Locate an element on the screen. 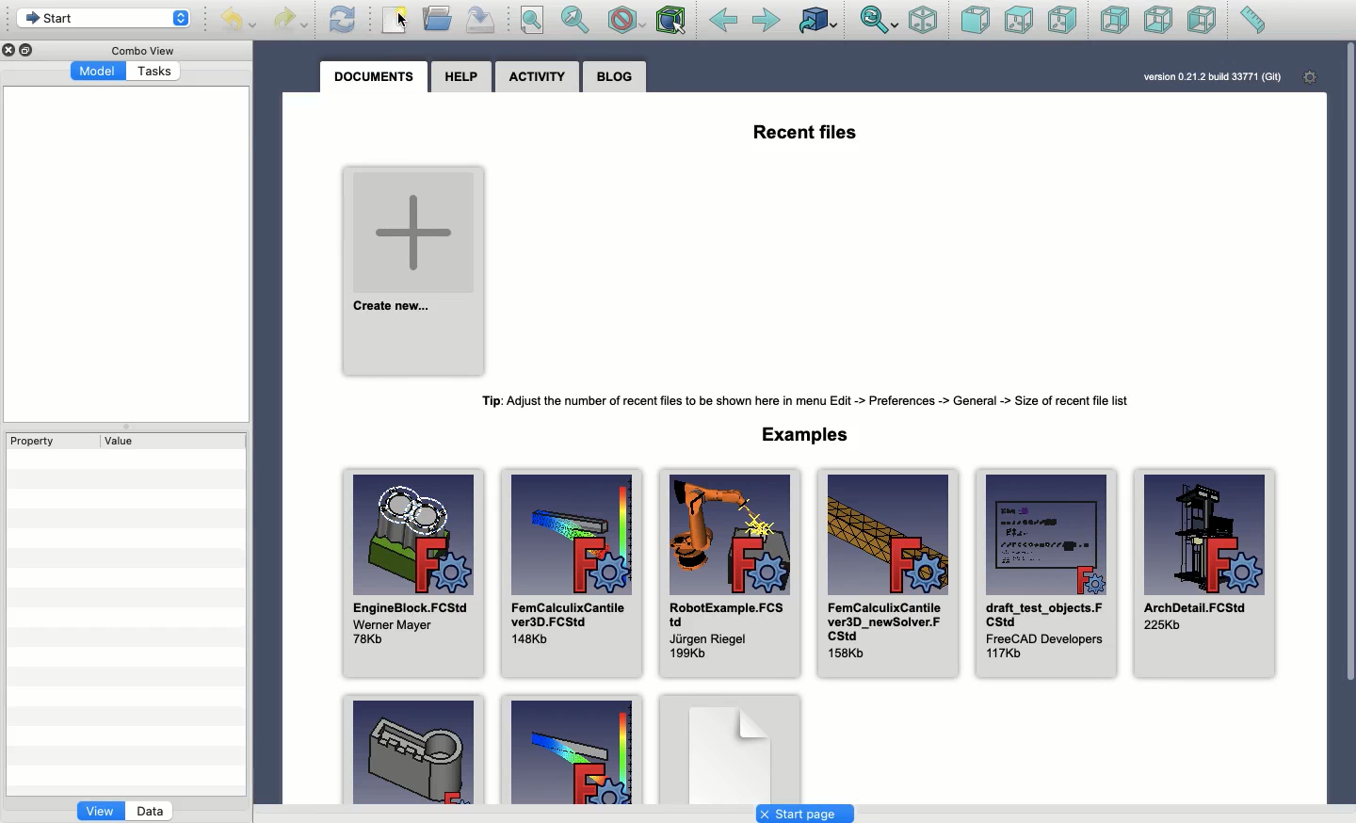 The height and width of the screenshot is (823, 1356). Start page is located at coordinates (809, 812).